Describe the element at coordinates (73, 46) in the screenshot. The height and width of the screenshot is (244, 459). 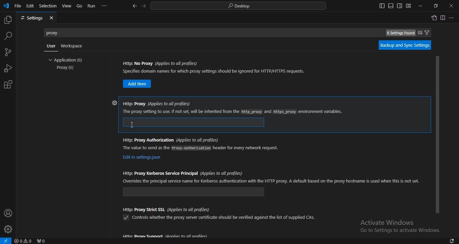
I see `Workspace` at that location.